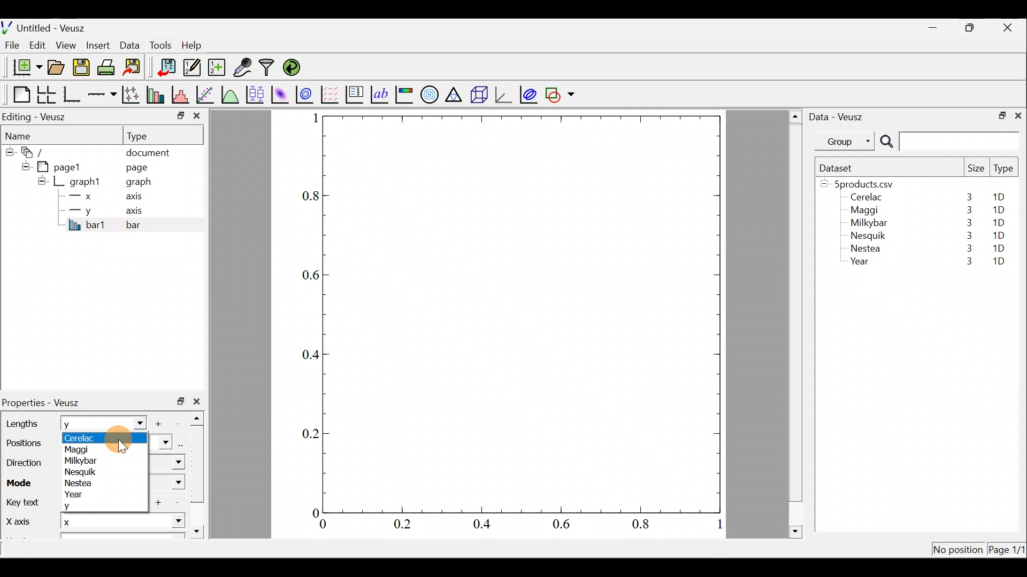 The image size is (1027, 577). I want to click on Plot a vector field, so click(332, 95).